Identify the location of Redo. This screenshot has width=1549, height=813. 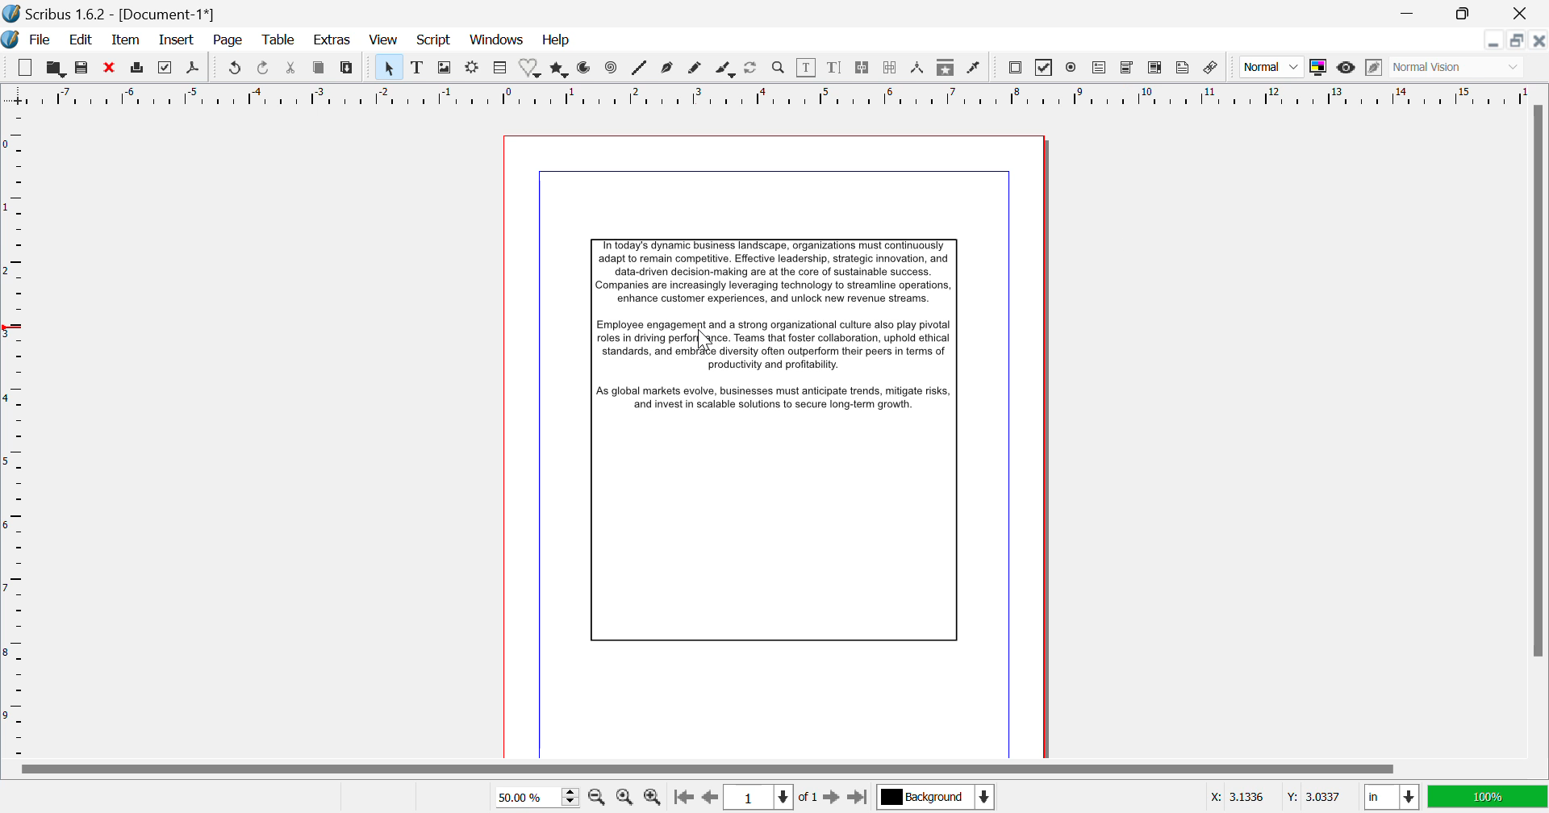
(265, 68).